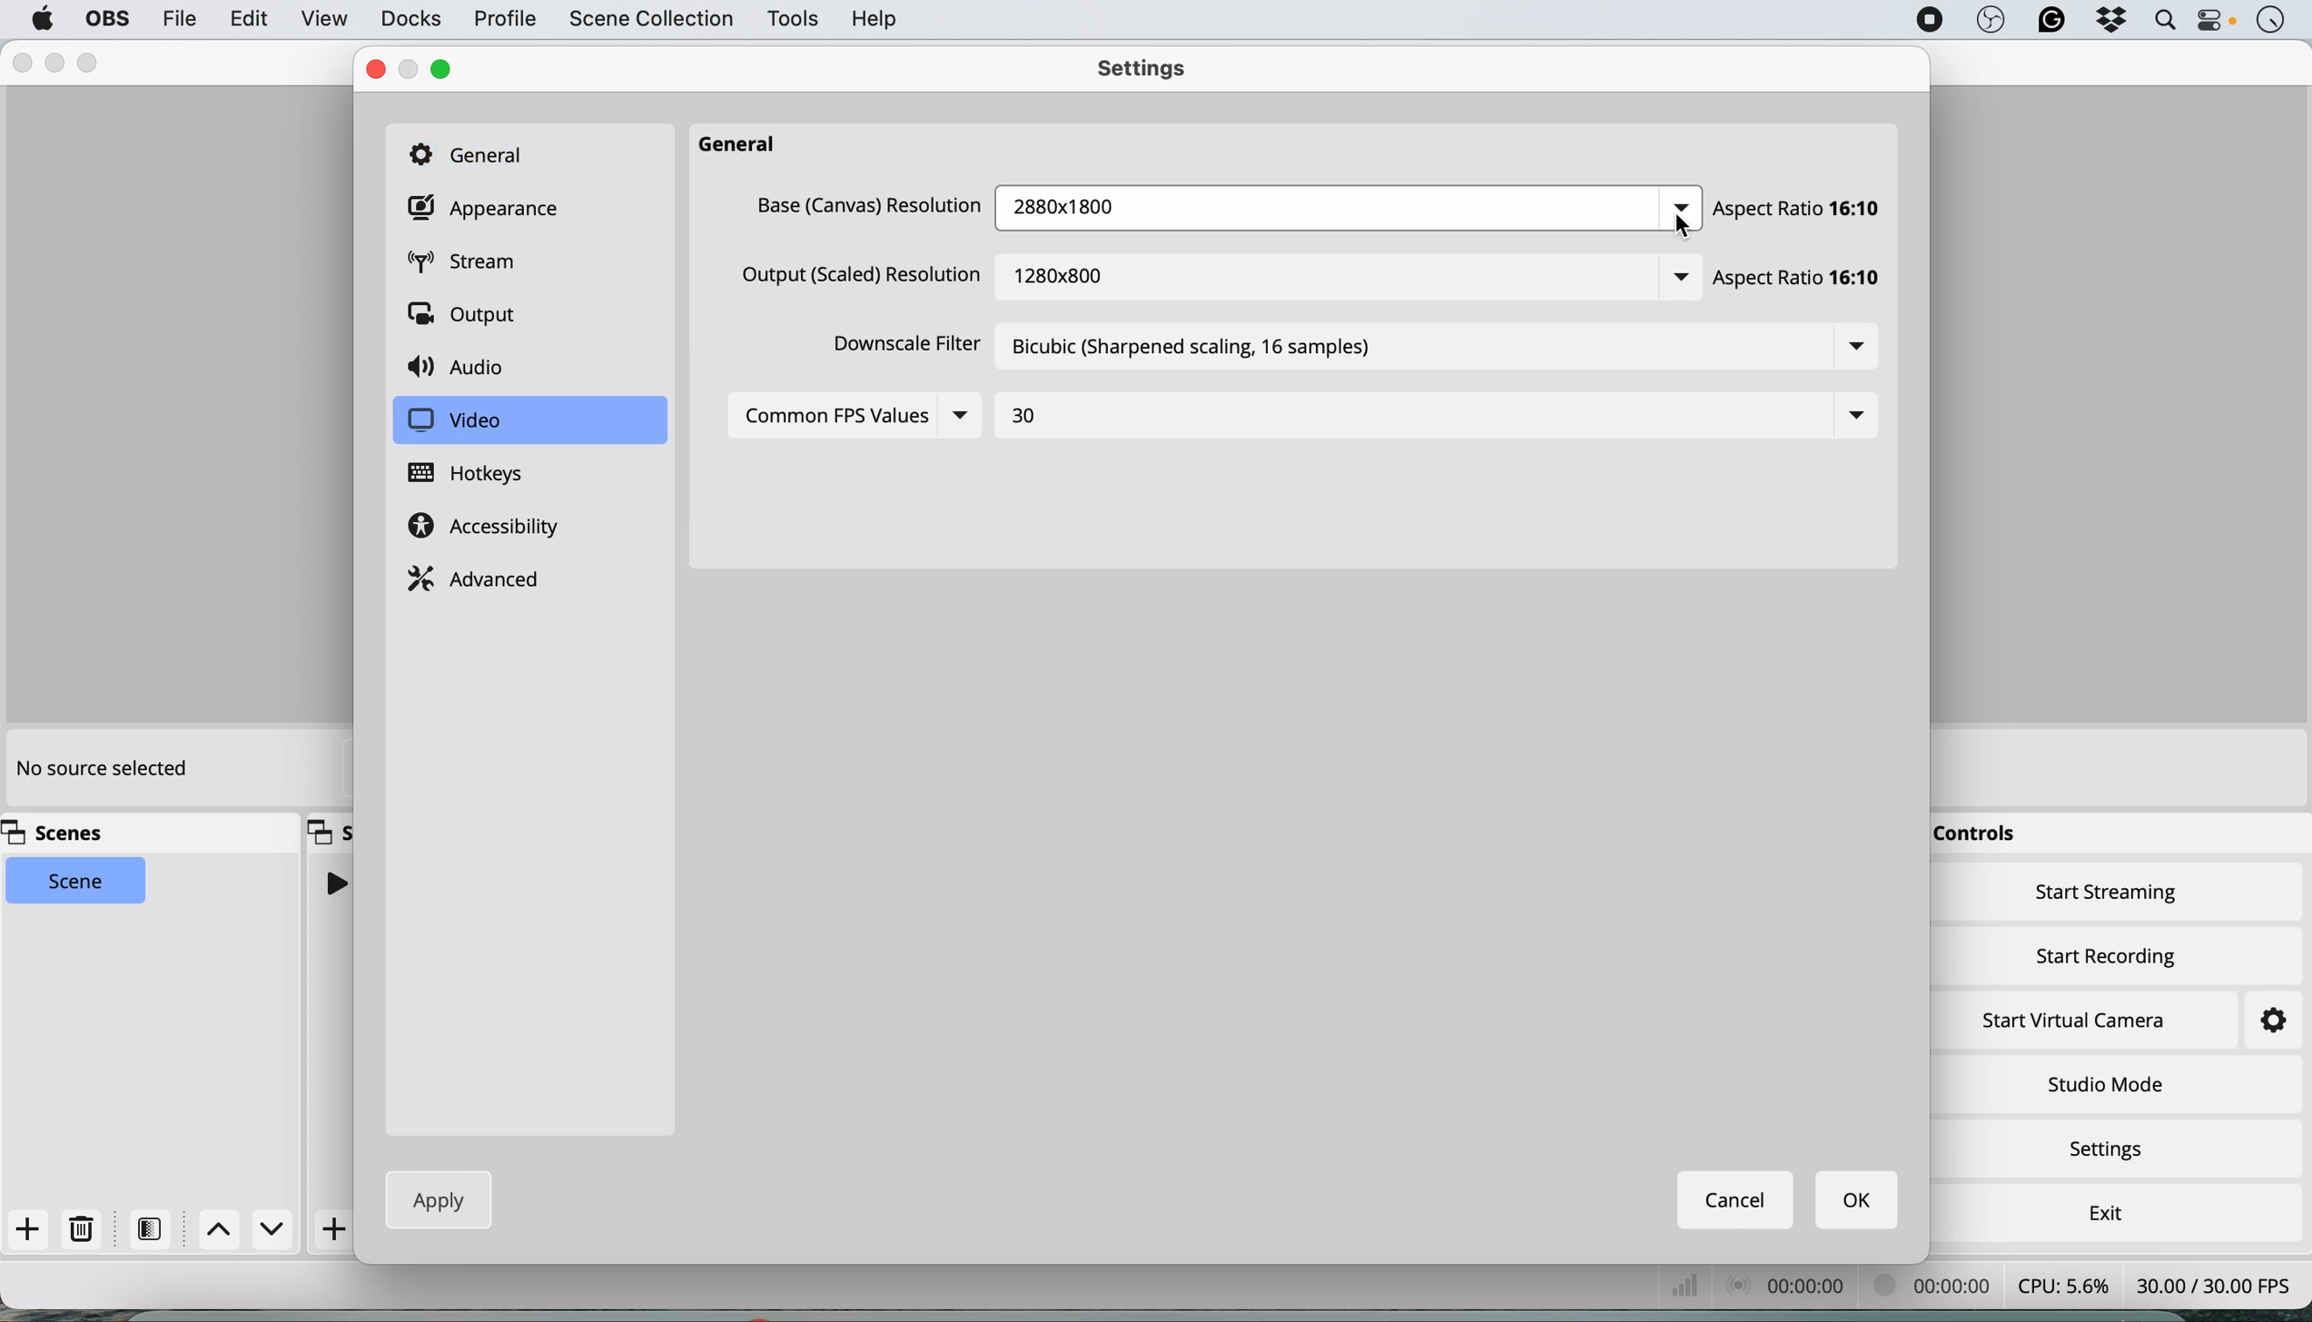 Image resolution: width=2312 pixels, height=1322 pixels. I want to click on output, so click(469, 313).